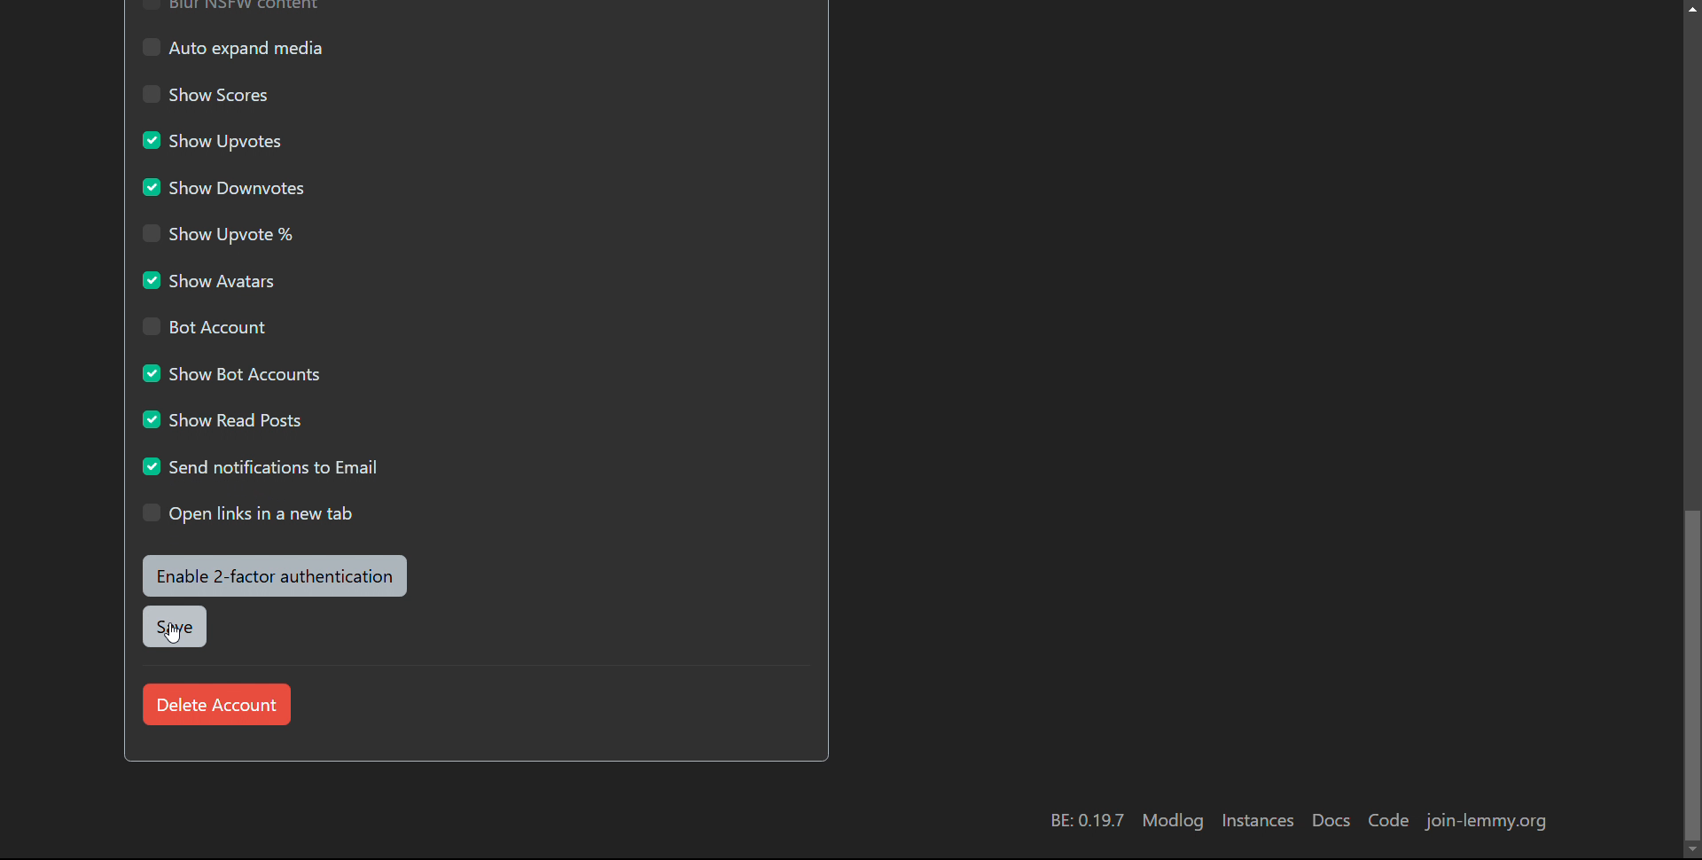 The height and width of the screenshot is (860, 1702). Describe the element at coordinates (1329, 821) in the screenshot. I see `docs` at that location.